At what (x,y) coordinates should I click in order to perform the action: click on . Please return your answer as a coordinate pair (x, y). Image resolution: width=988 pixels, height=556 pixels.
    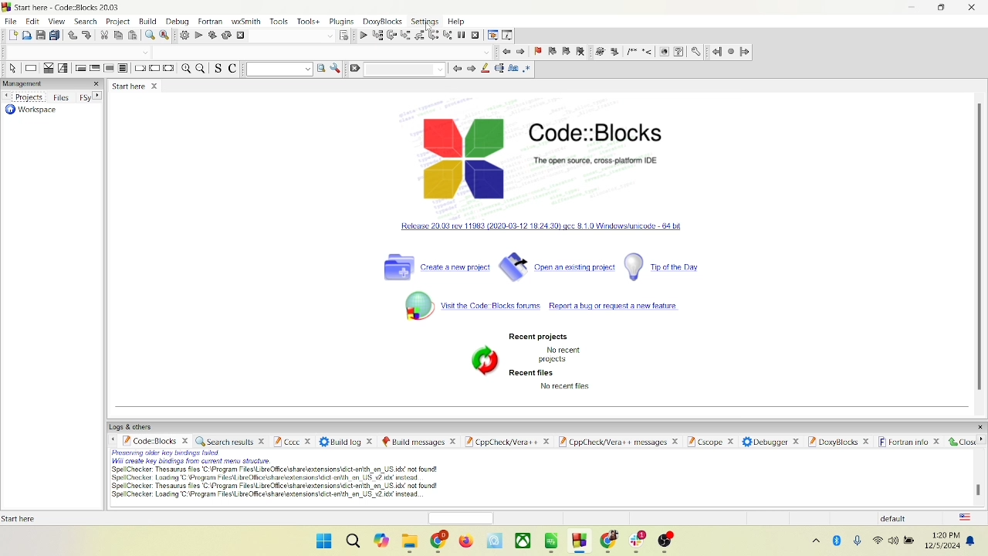
    Looking at the image, I should click on (294, 440).